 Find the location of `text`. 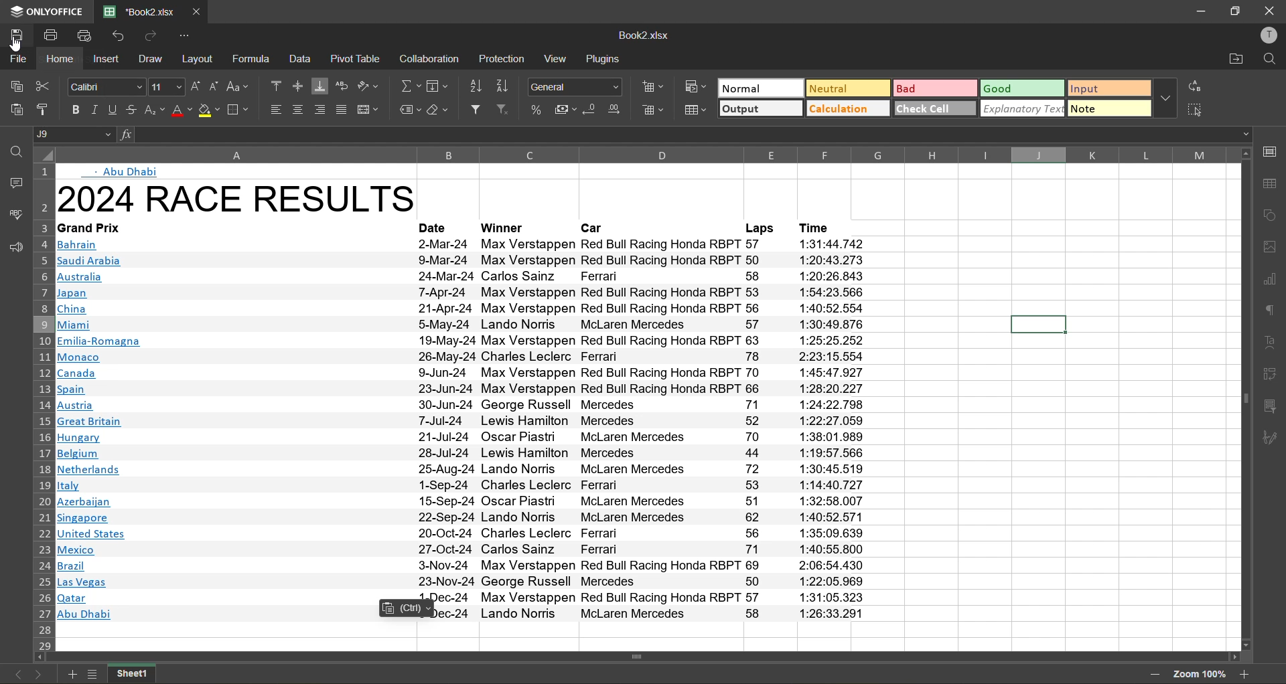

text is located at coordinates (96, 227).